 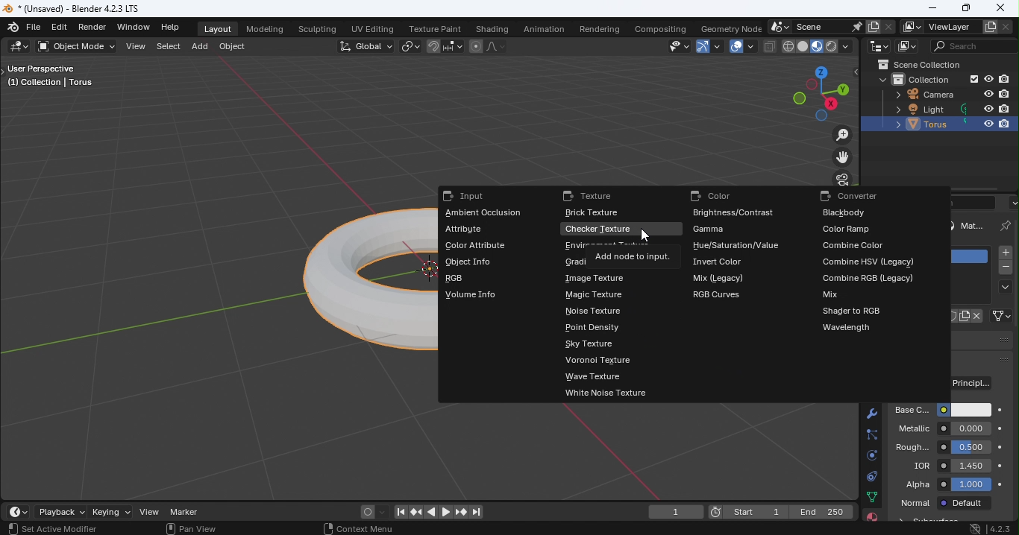 I want to click on Proportional editing objects, so click(x=476, y=47).